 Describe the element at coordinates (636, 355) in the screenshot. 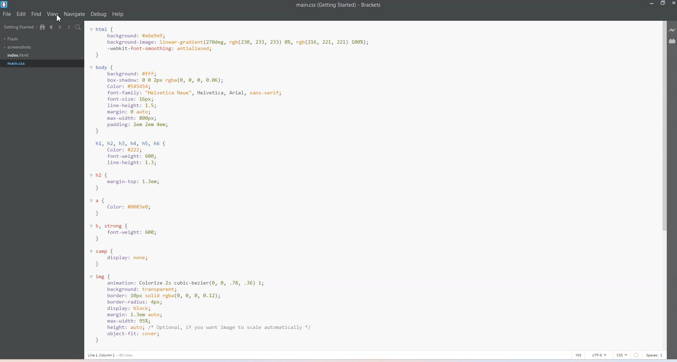

I see `circle` at that location.